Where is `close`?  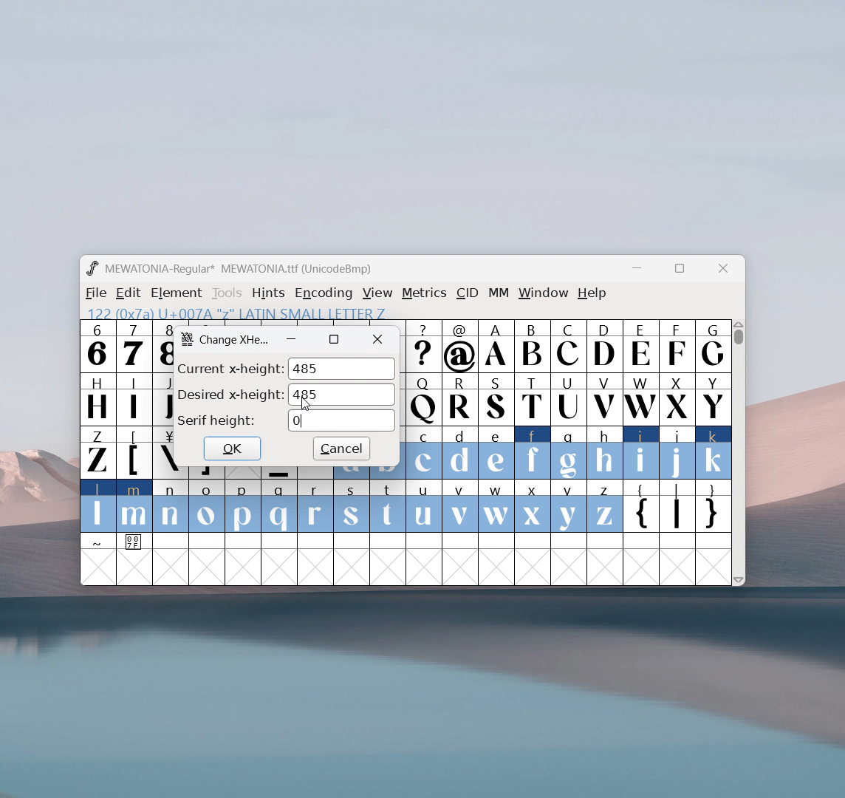
close is located at coordinates (378, 340).